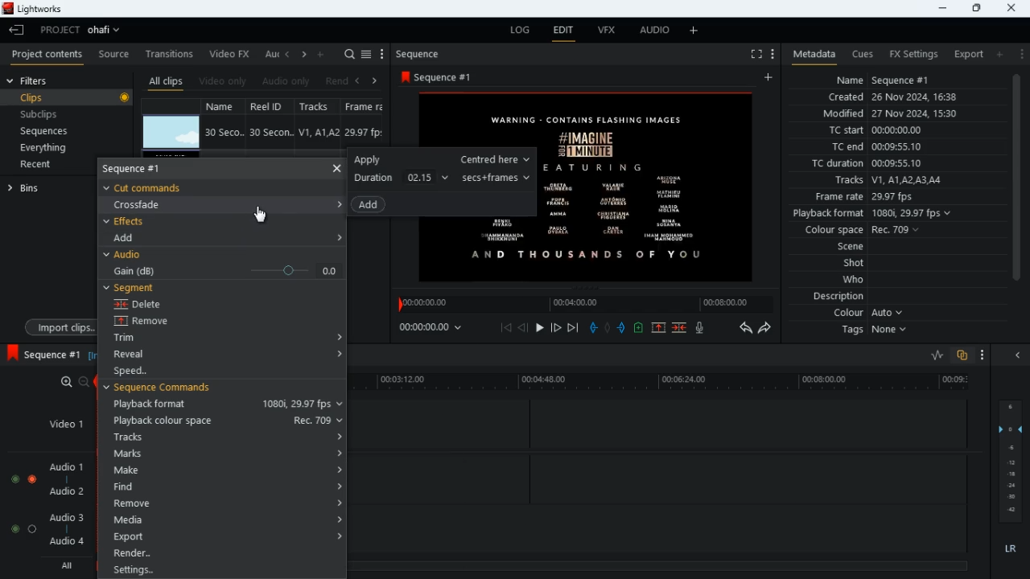 The width and height of the screenshot is (1030, 579). What do you see at coordinates (593, 327) in the screenshot?
I see `pull` at bounding box center [593, 327].